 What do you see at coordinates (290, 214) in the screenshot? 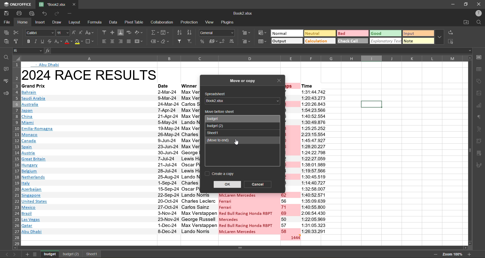
I see `laps` at bounding box center [290, 214].